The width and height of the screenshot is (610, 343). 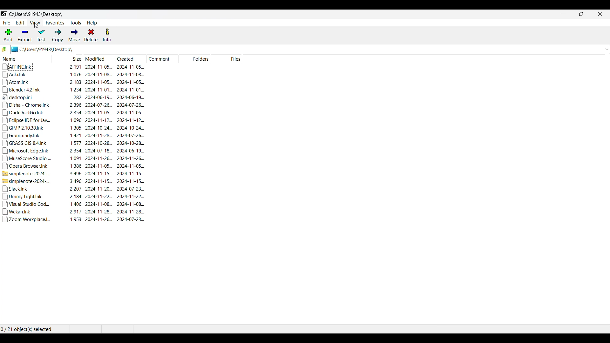 What do you see at coordinates (76, 23) in the screenshot?
I see `Tools` at bounding box center [76, 23].